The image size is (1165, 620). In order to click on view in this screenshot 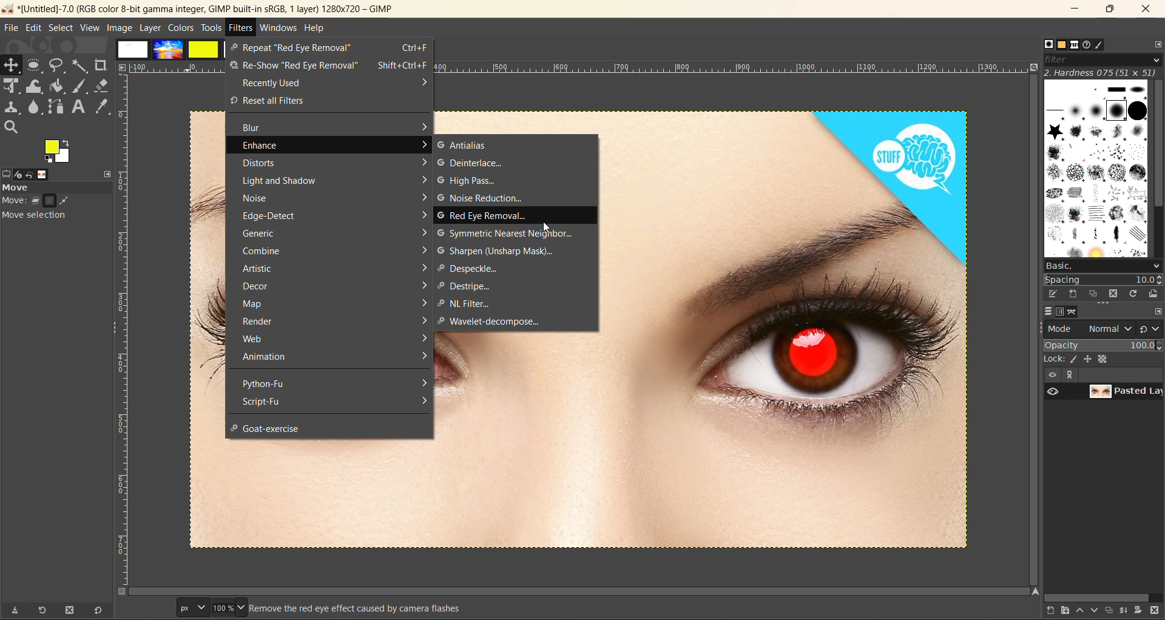, I will do `click(88, 29)`.